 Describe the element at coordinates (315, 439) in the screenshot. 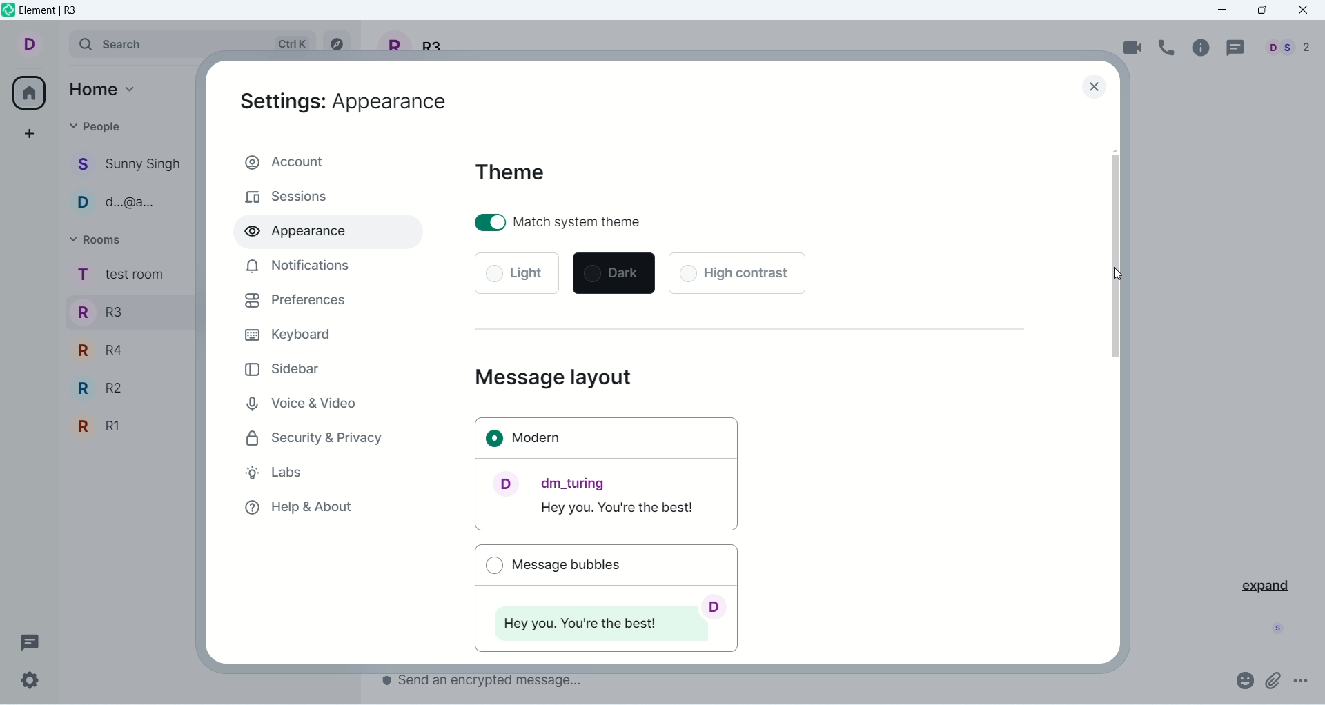

I see `security and privacy` at that location.